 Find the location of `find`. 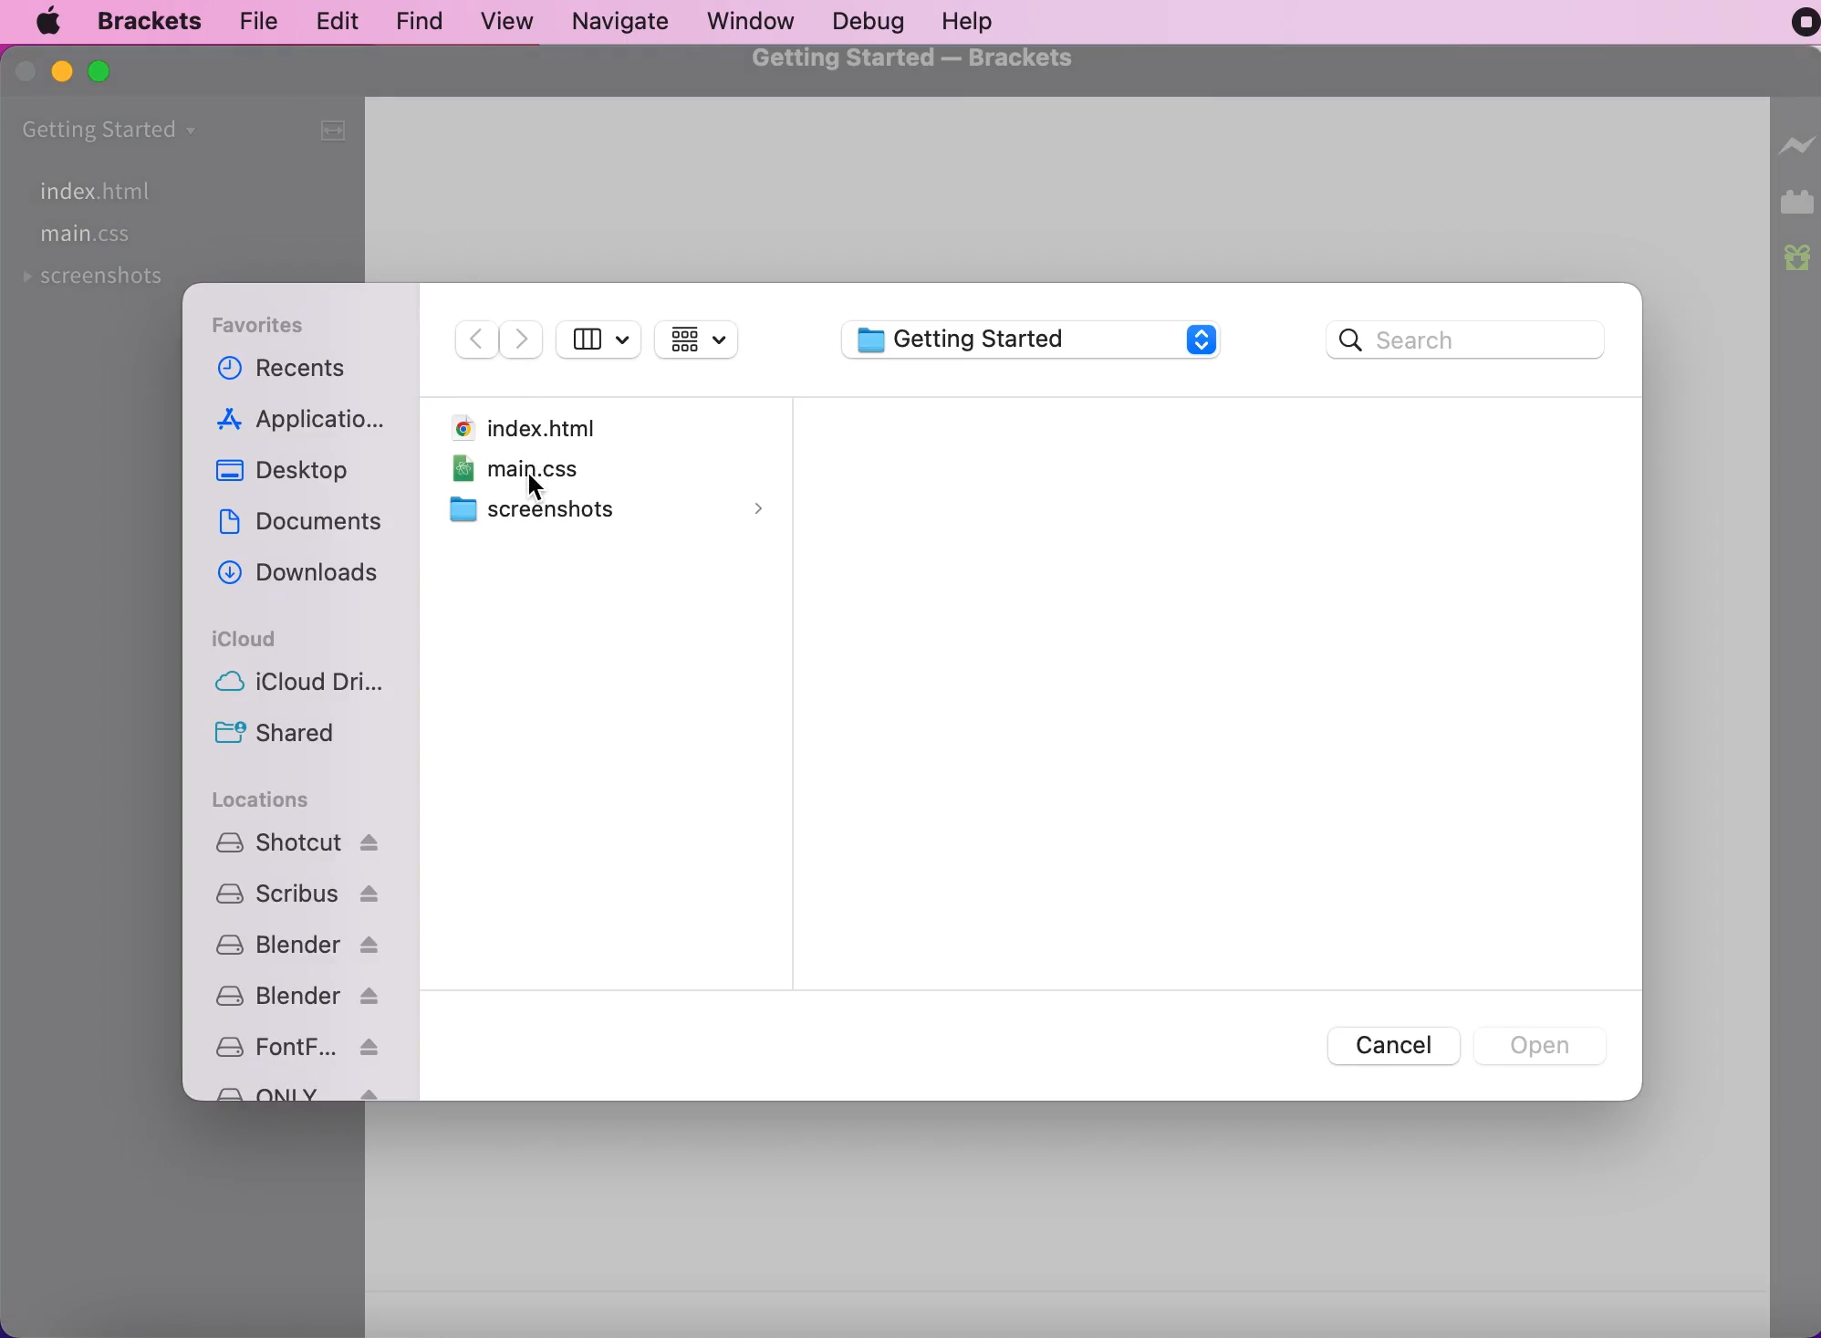

find is located at coordinates (424, 21).